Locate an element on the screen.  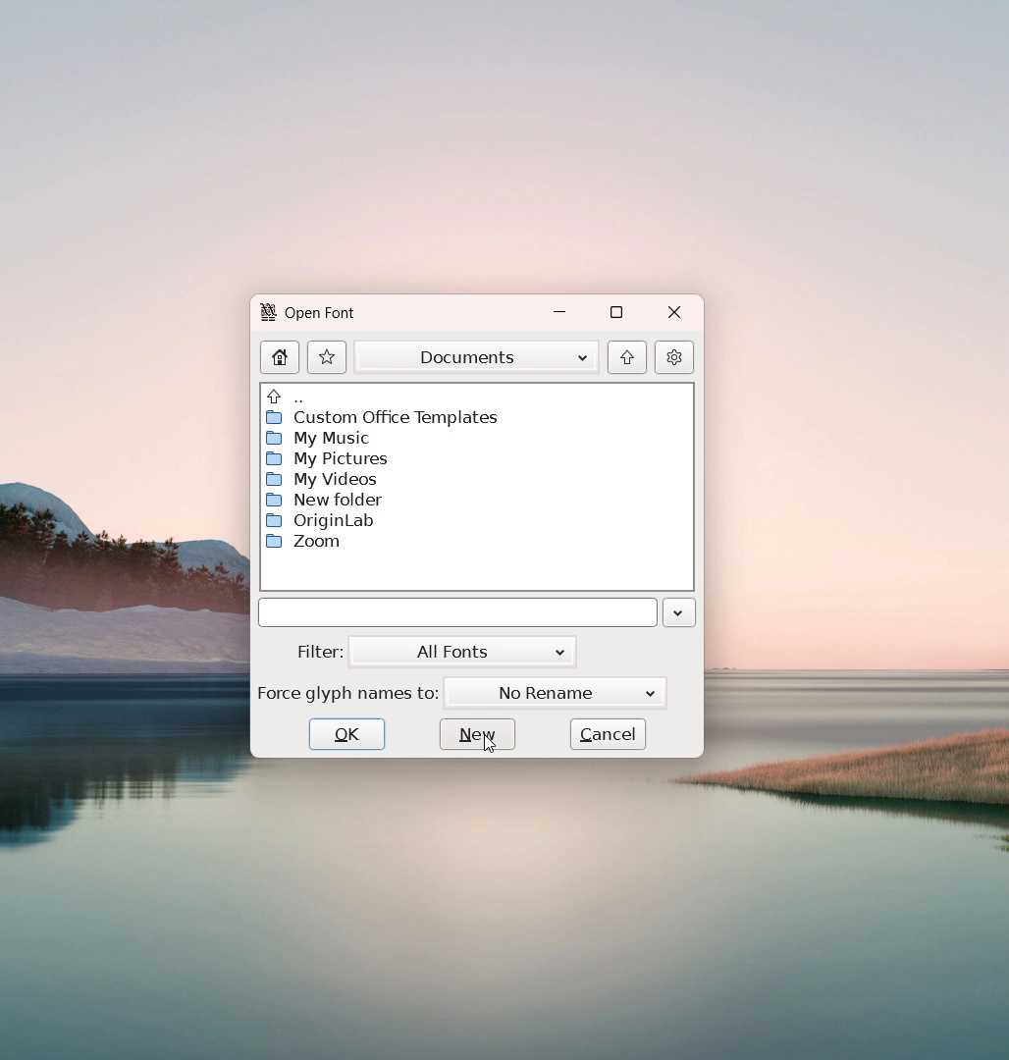
My Pictures is located at coordinates (324, 458).